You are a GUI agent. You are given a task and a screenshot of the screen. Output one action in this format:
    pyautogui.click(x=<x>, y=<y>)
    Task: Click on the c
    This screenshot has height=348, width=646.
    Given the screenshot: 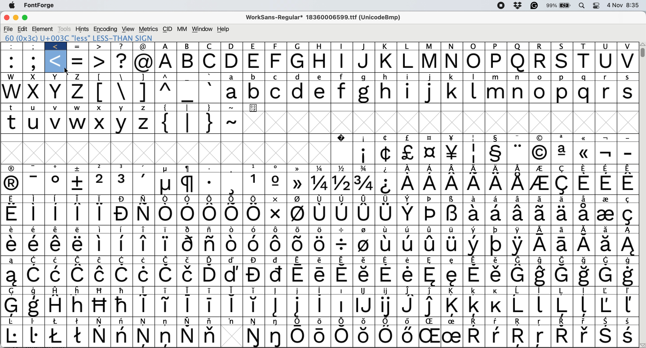 What is the action you would take?
    pyautogui.click(x=211, y=61)
    